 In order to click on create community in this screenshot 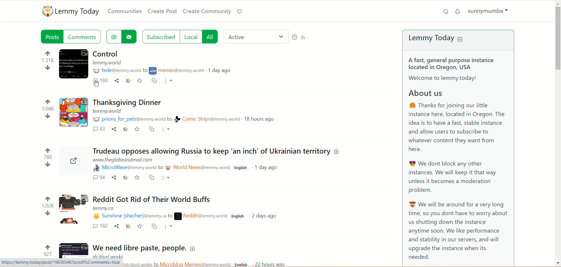, I will do `click(207, 12)`.